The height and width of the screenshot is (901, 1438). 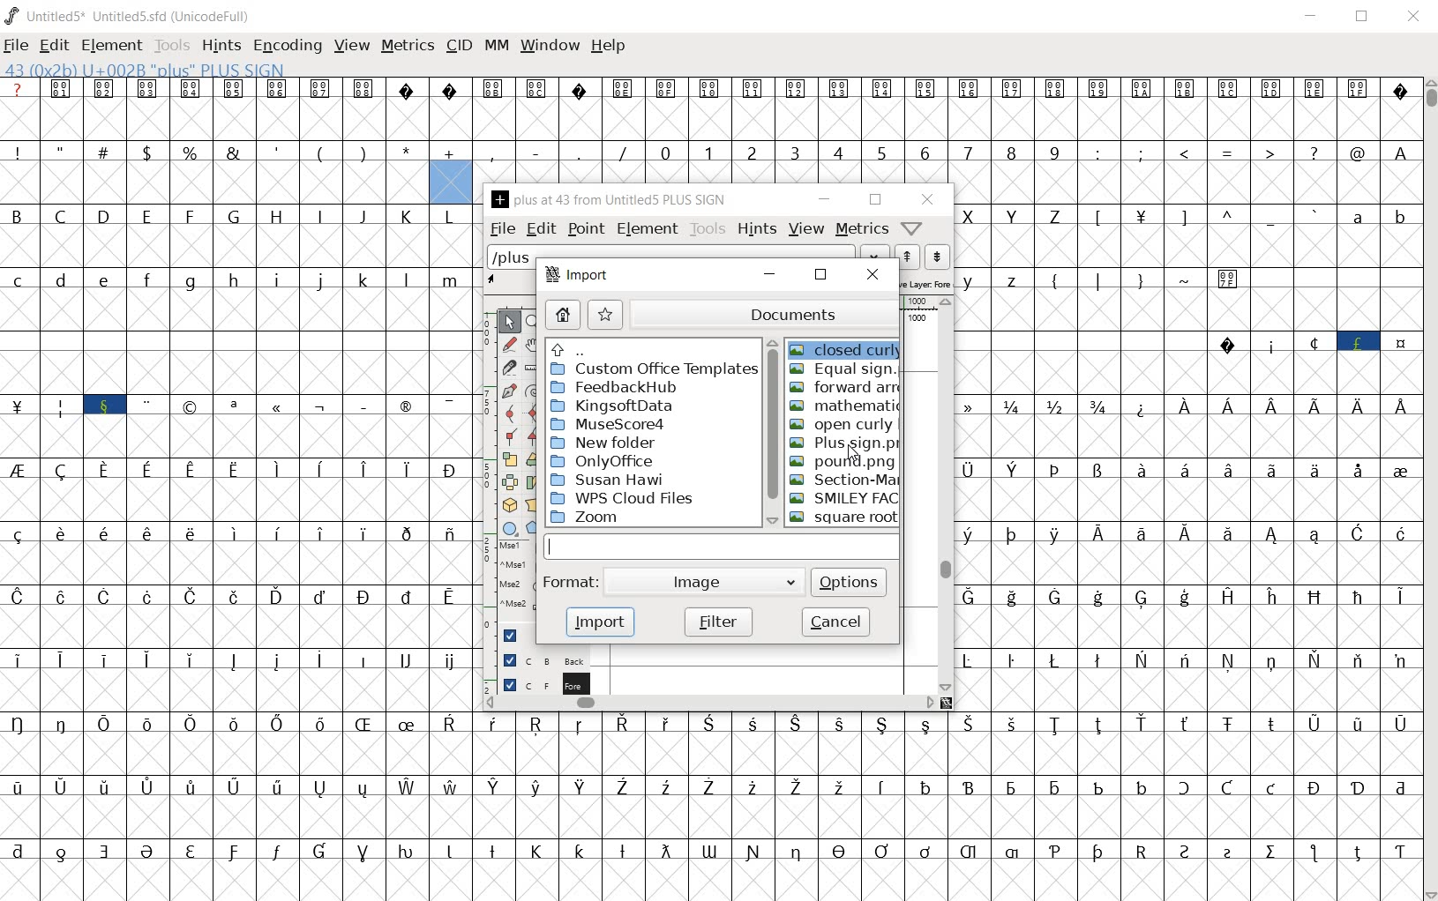 I want to click on encoding, so click(x=287, y=44).